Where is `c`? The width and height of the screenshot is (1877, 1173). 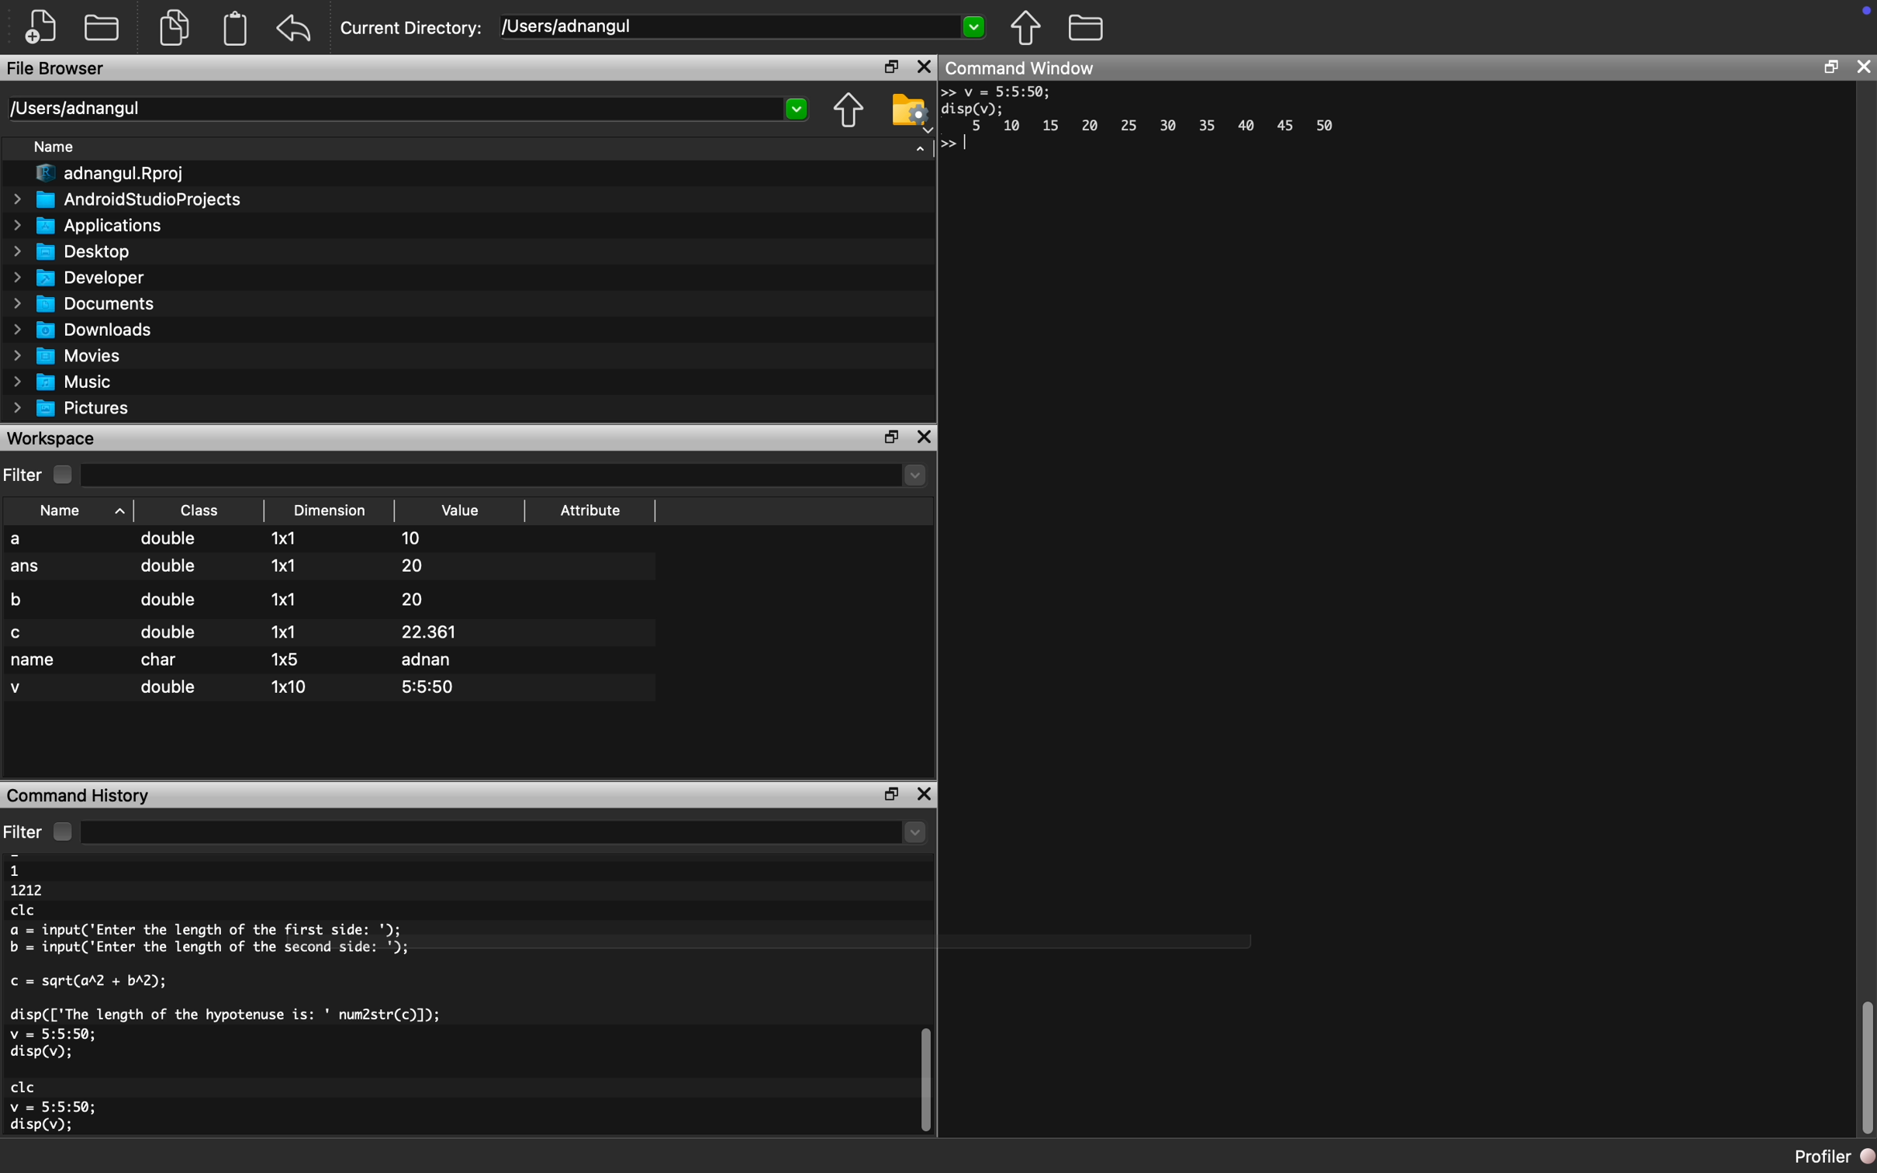 c is located at coordinates (19, 635).